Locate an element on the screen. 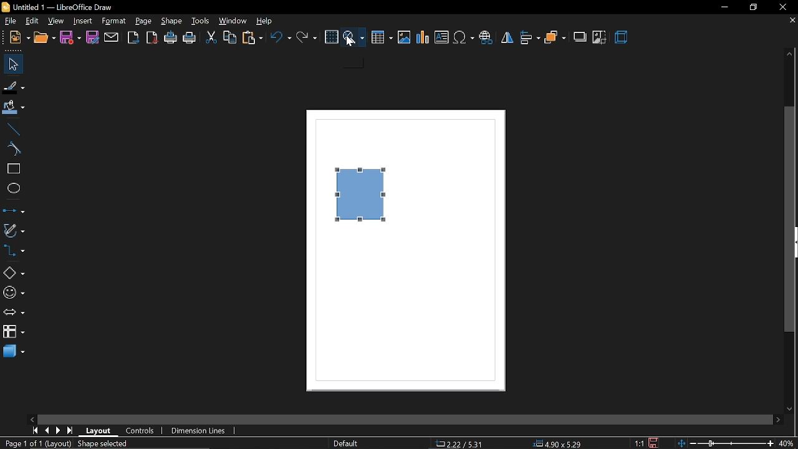 The height and width of the screenshot is (449, 798). 3d effect is located at coordinates (622, 38).